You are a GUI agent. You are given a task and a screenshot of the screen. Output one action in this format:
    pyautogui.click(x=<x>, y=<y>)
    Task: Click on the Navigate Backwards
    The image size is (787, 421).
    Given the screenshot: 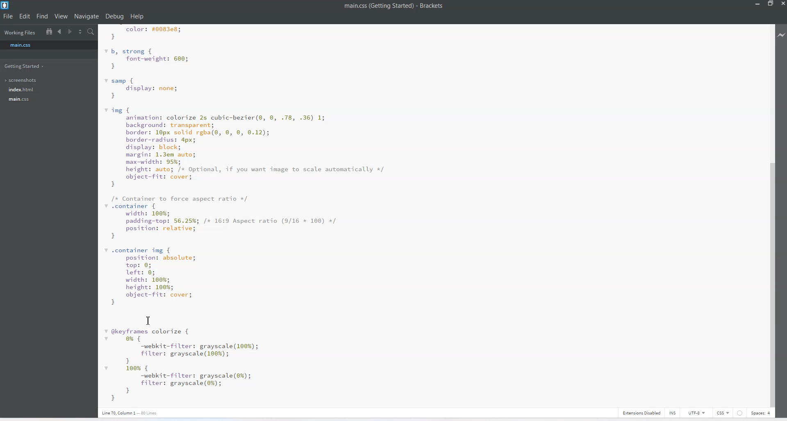 What is the action you would take?
    pyautogui.click(x=61, y=32)
    